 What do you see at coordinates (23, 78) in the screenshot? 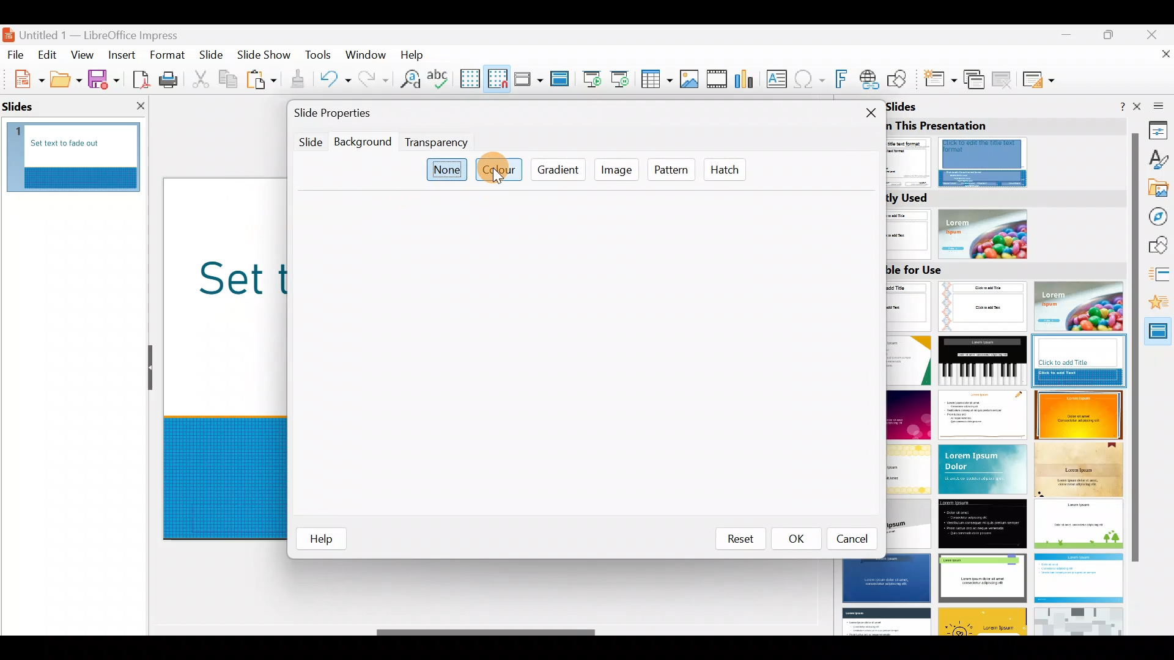
I see `New` at bounding box center [23, 78].